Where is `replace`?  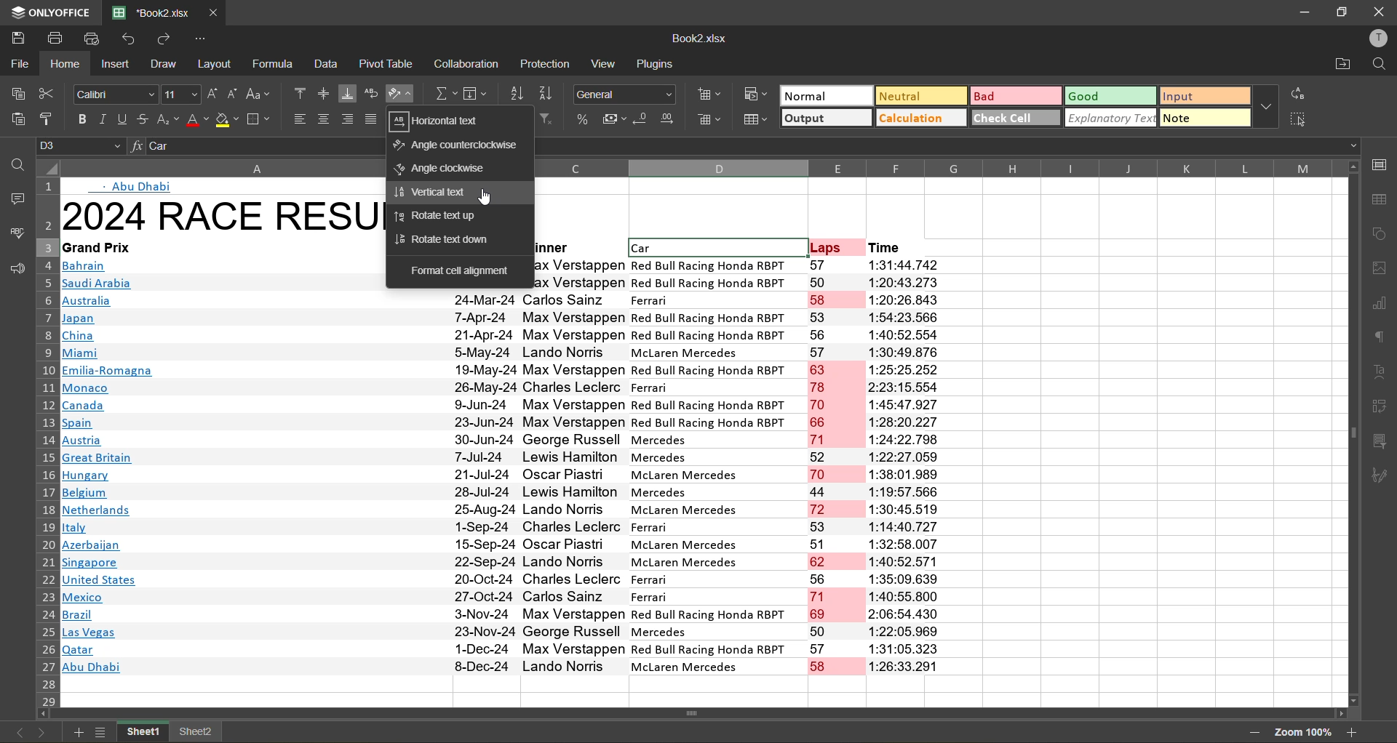 replace is located at coordinates (1302, 93).